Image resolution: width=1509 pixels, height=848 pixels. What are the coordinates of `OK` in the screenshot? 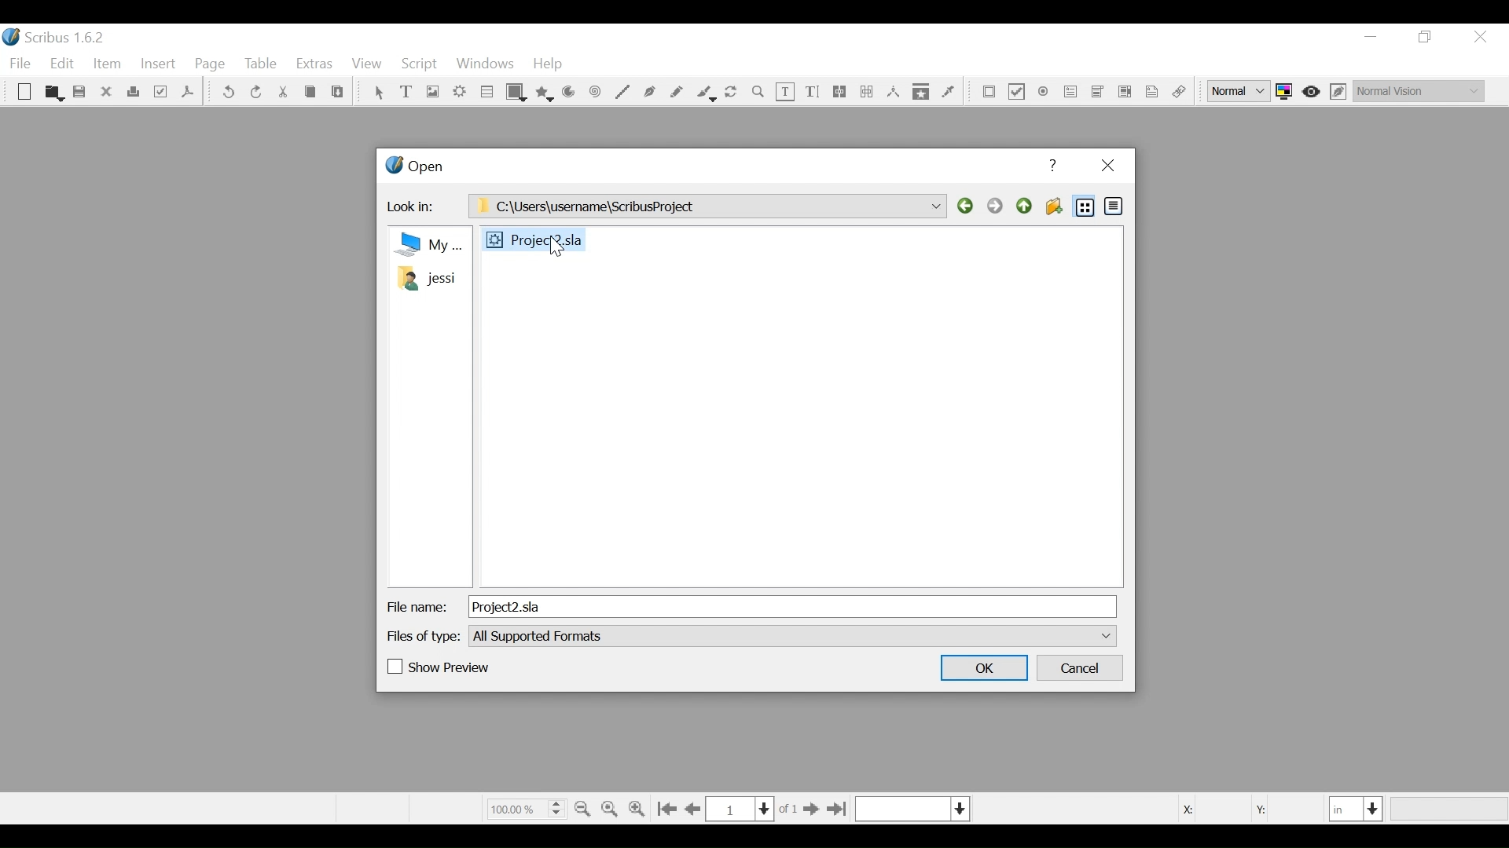 It's located at (985, 669).